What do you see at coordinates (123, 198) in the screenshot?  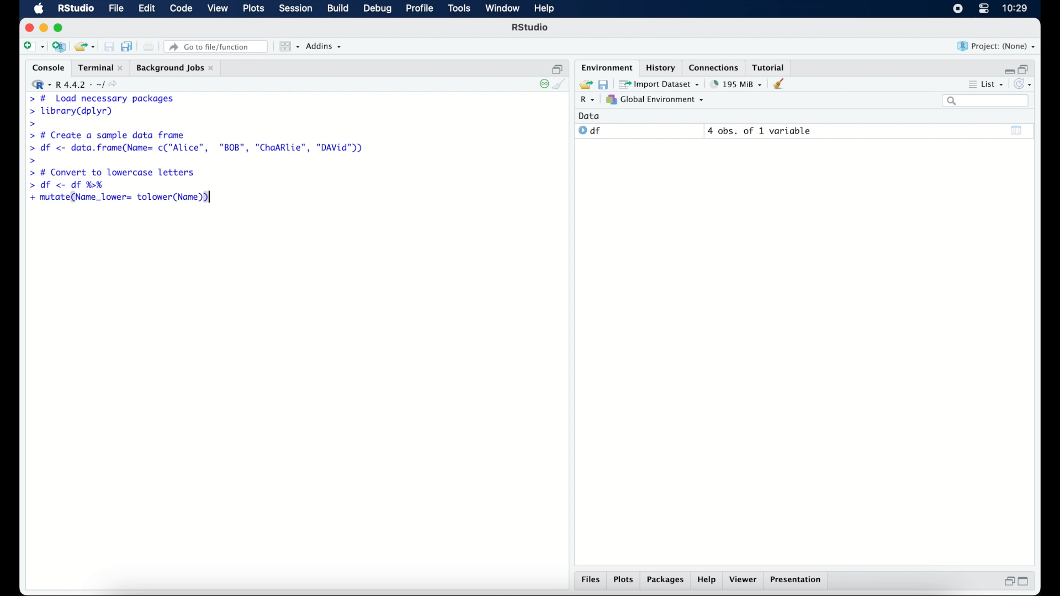 I see `+ mutate(Name_lower= tolower(Name))|` at bounding box center [123, 198].